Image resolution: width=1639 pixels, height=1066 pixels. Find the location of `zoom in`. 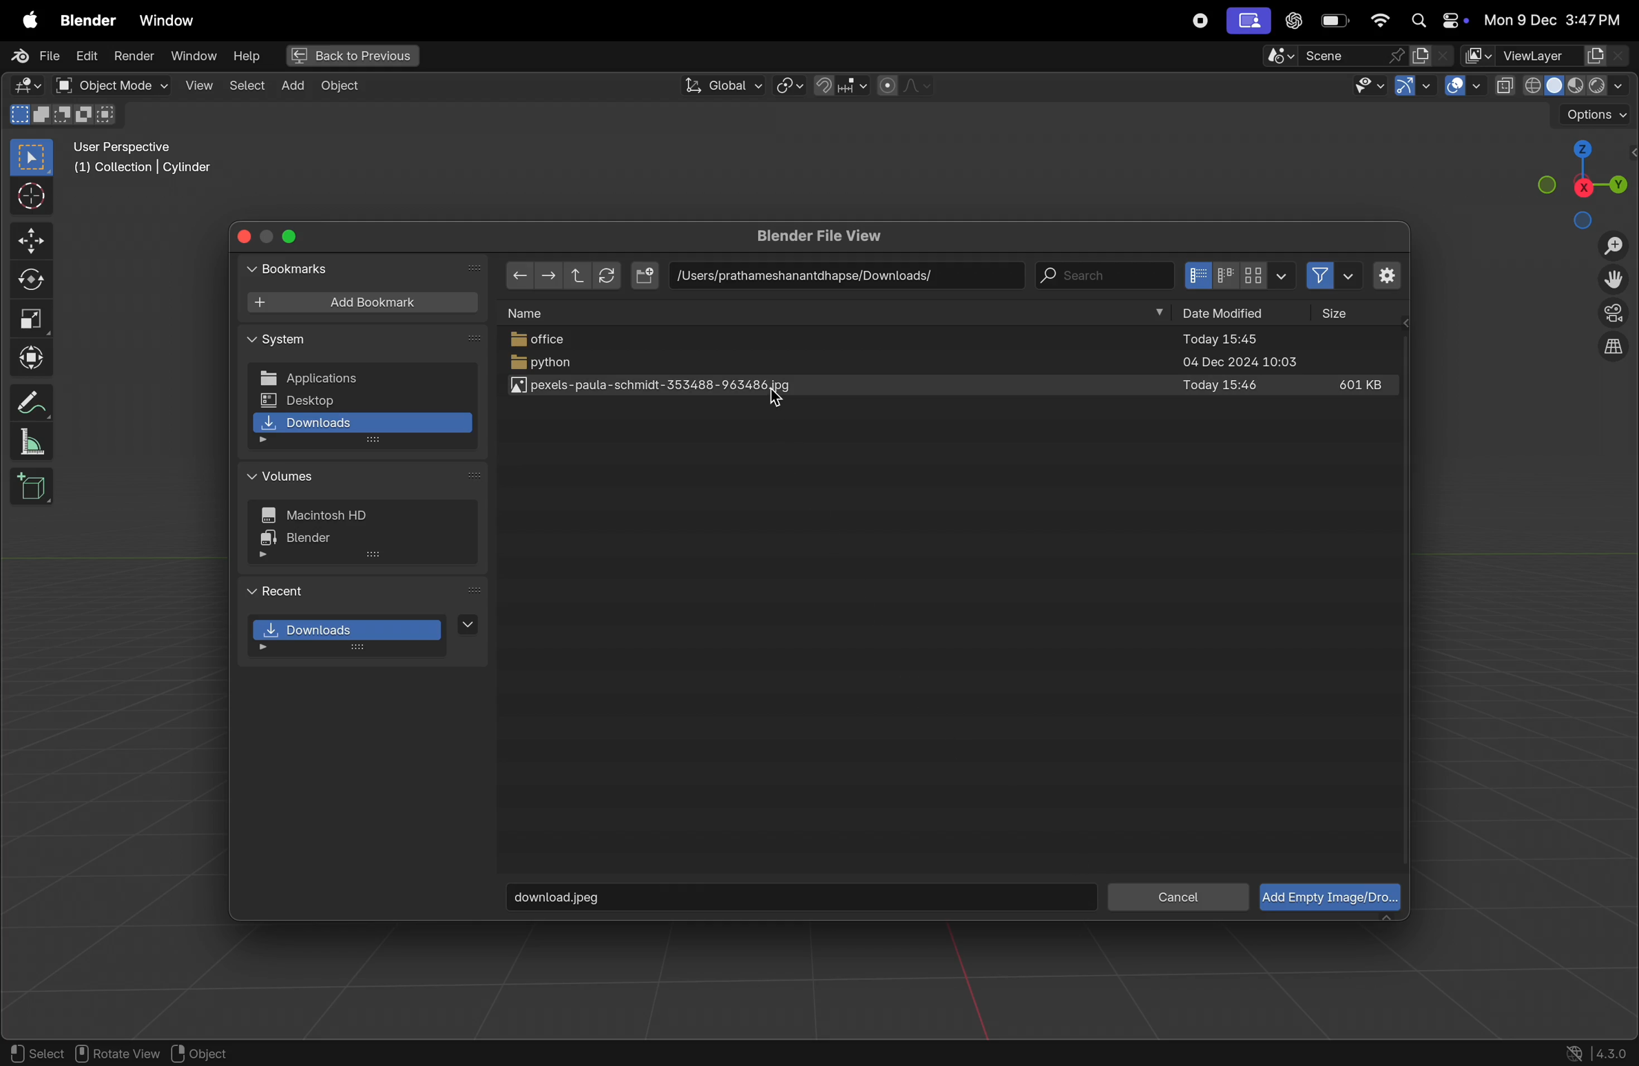

zoom in is located at coordinates (1612, 247).